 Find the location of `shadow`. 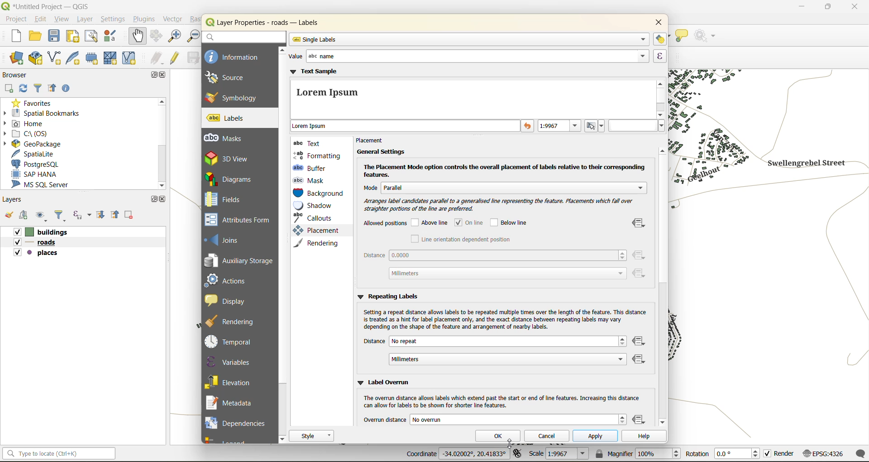

shadow is located at coordinates (318, 206).